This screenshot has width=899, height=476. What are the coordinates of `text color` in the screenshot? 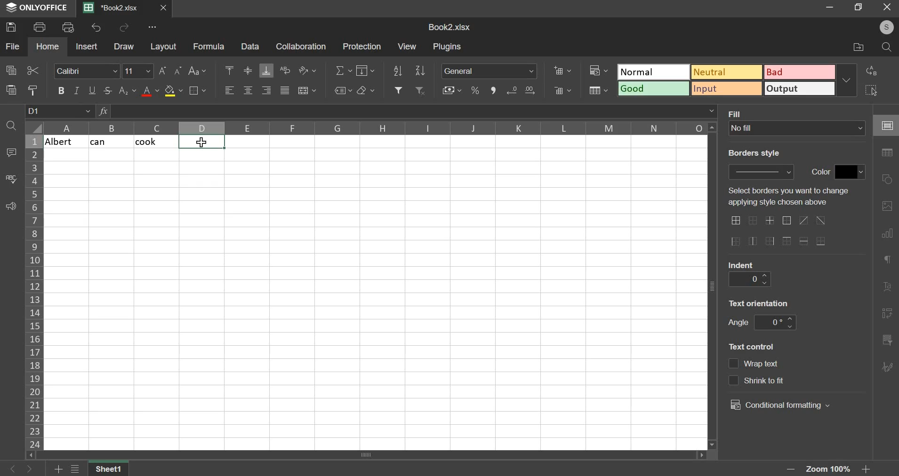 It's located at (151, 91).